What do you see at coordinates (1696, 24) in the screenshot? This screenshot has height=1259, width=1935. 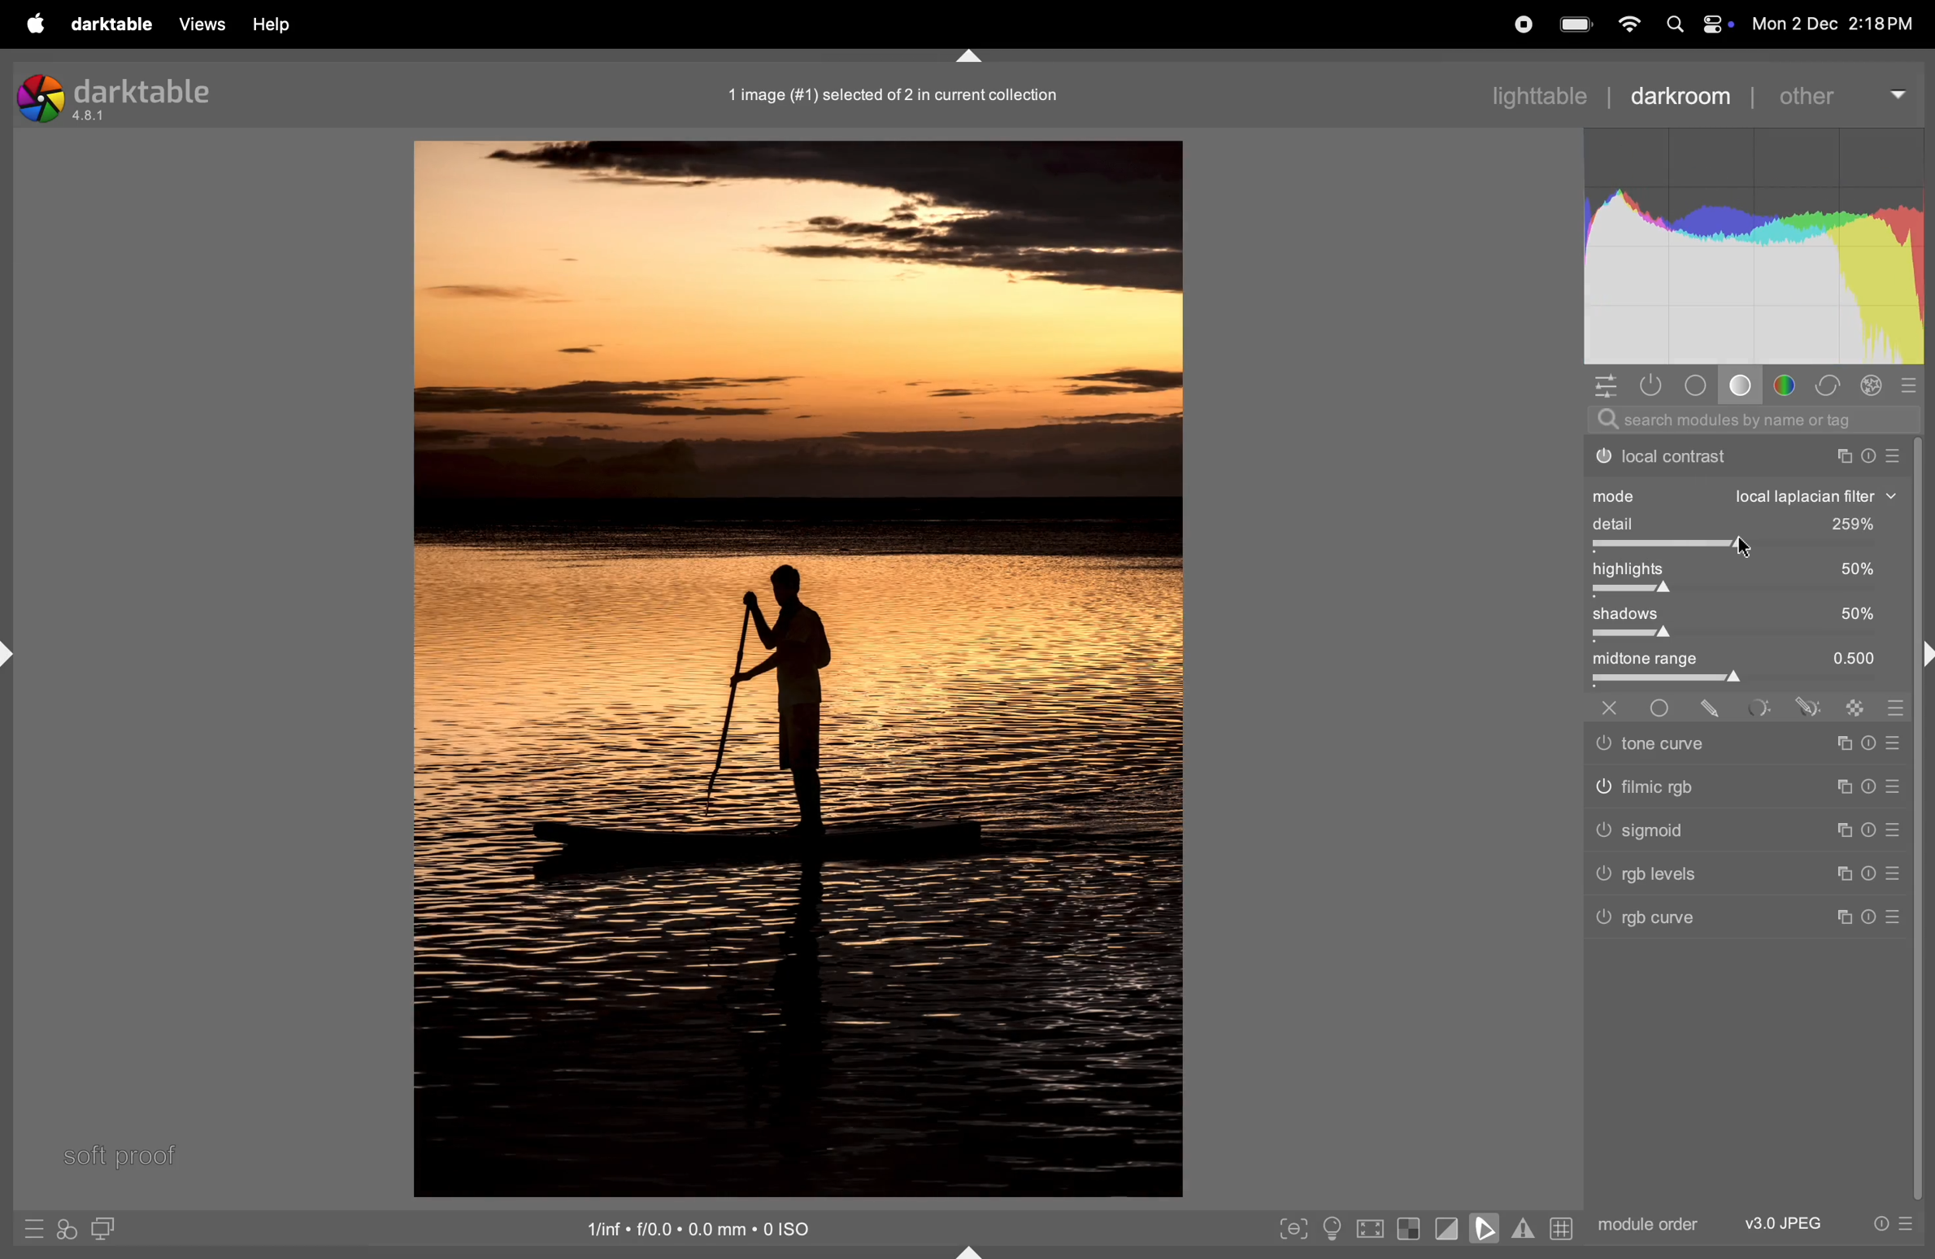 I see `apple widgets` at bounding box center [1696, 24].